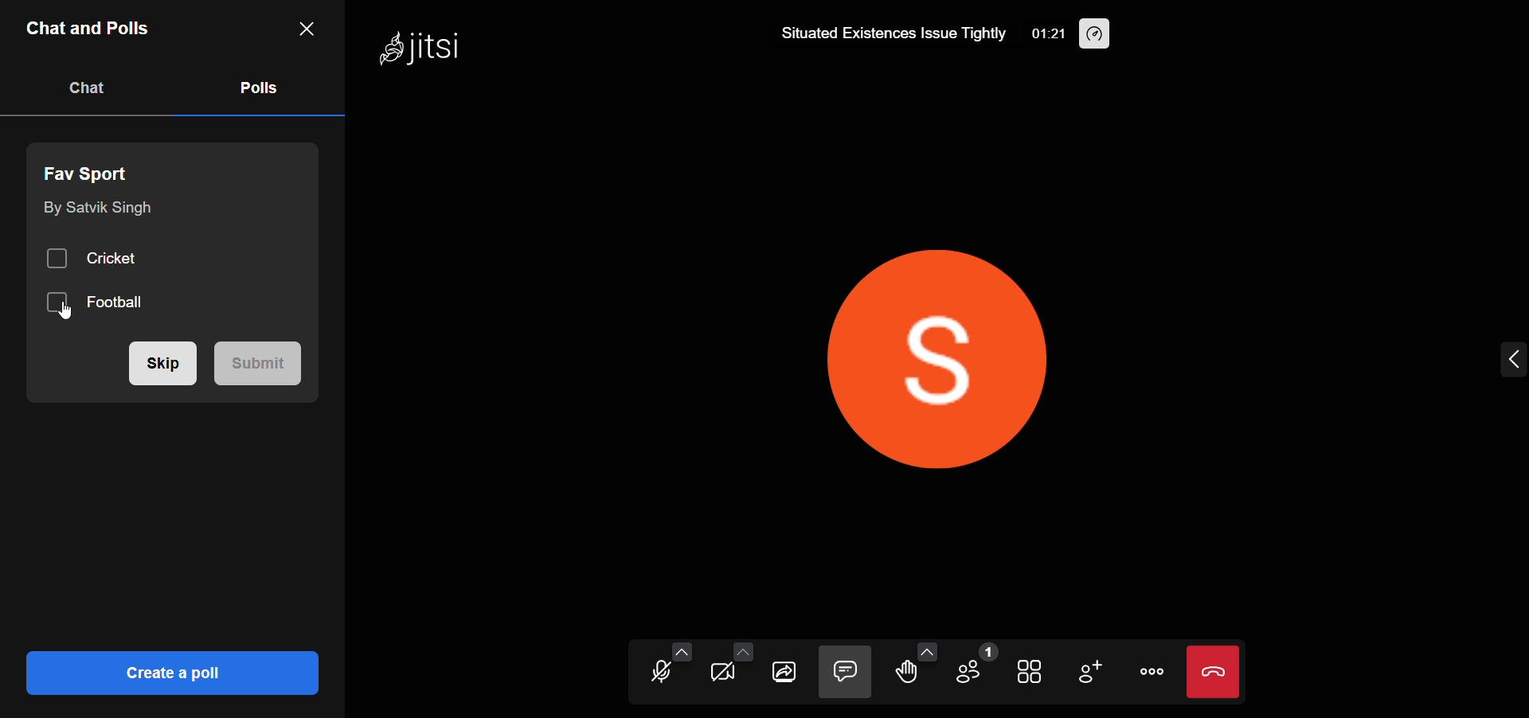 This screenshot has width=1529, height=718. What do you see at coordinates (1508, 360) in the screenshot?
I see `expand` at bounding box center [1508, 360].